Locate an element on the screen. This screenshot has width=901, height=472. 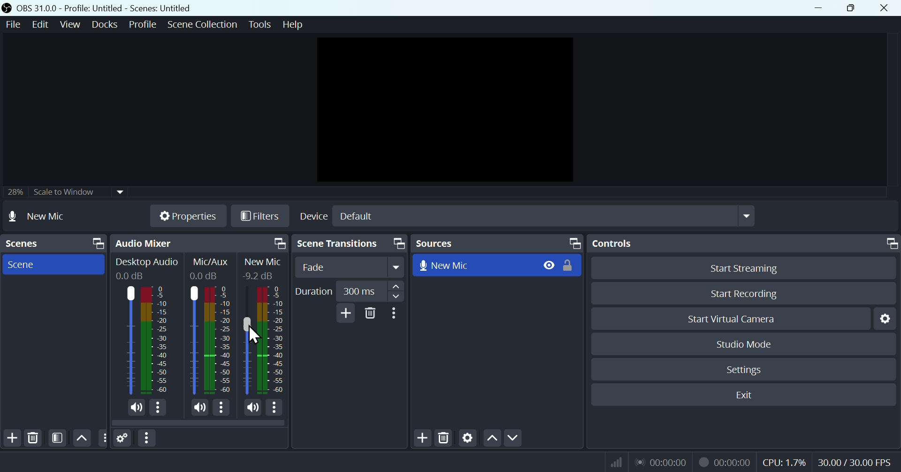
(un)mute is located at coordinates (135, 408).